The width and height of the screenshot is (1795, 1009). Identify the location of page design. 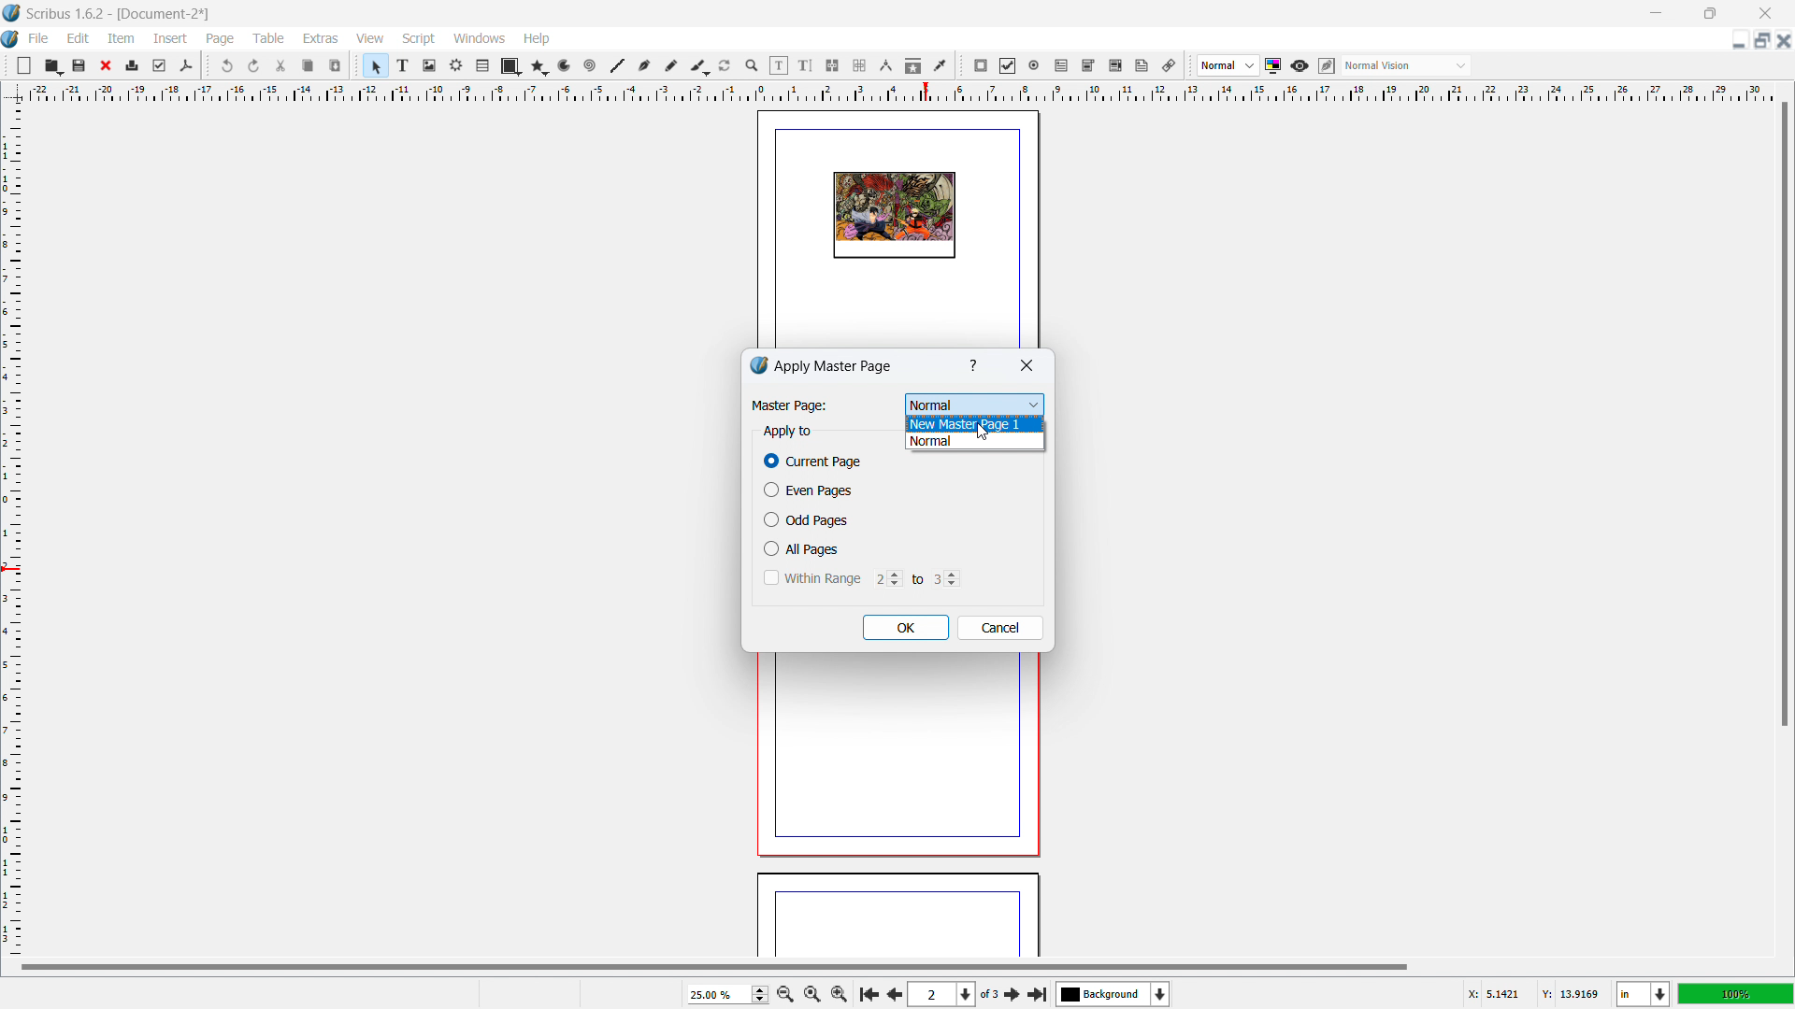
(894, 216).